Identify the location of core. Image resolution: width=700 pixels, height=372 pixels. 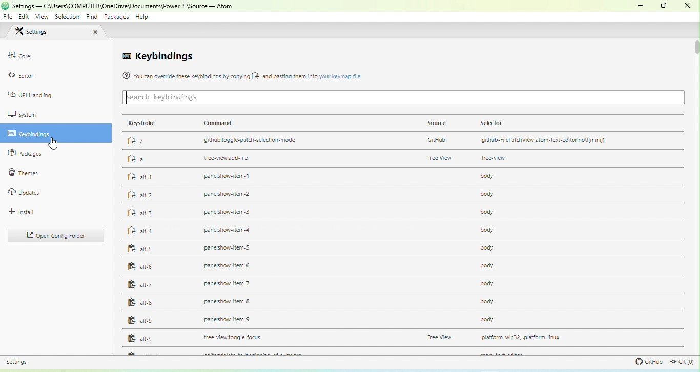
(21, 56).